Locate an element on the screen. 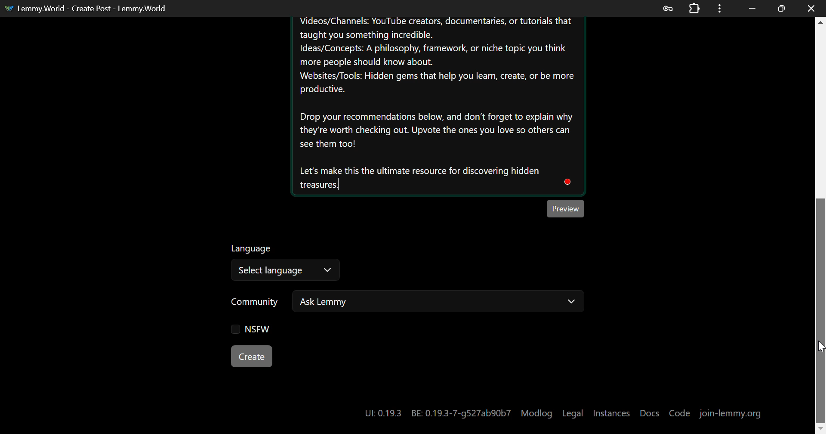 This screenshot has width=826, height=434. Select Language is located at coordinates (287, 264).